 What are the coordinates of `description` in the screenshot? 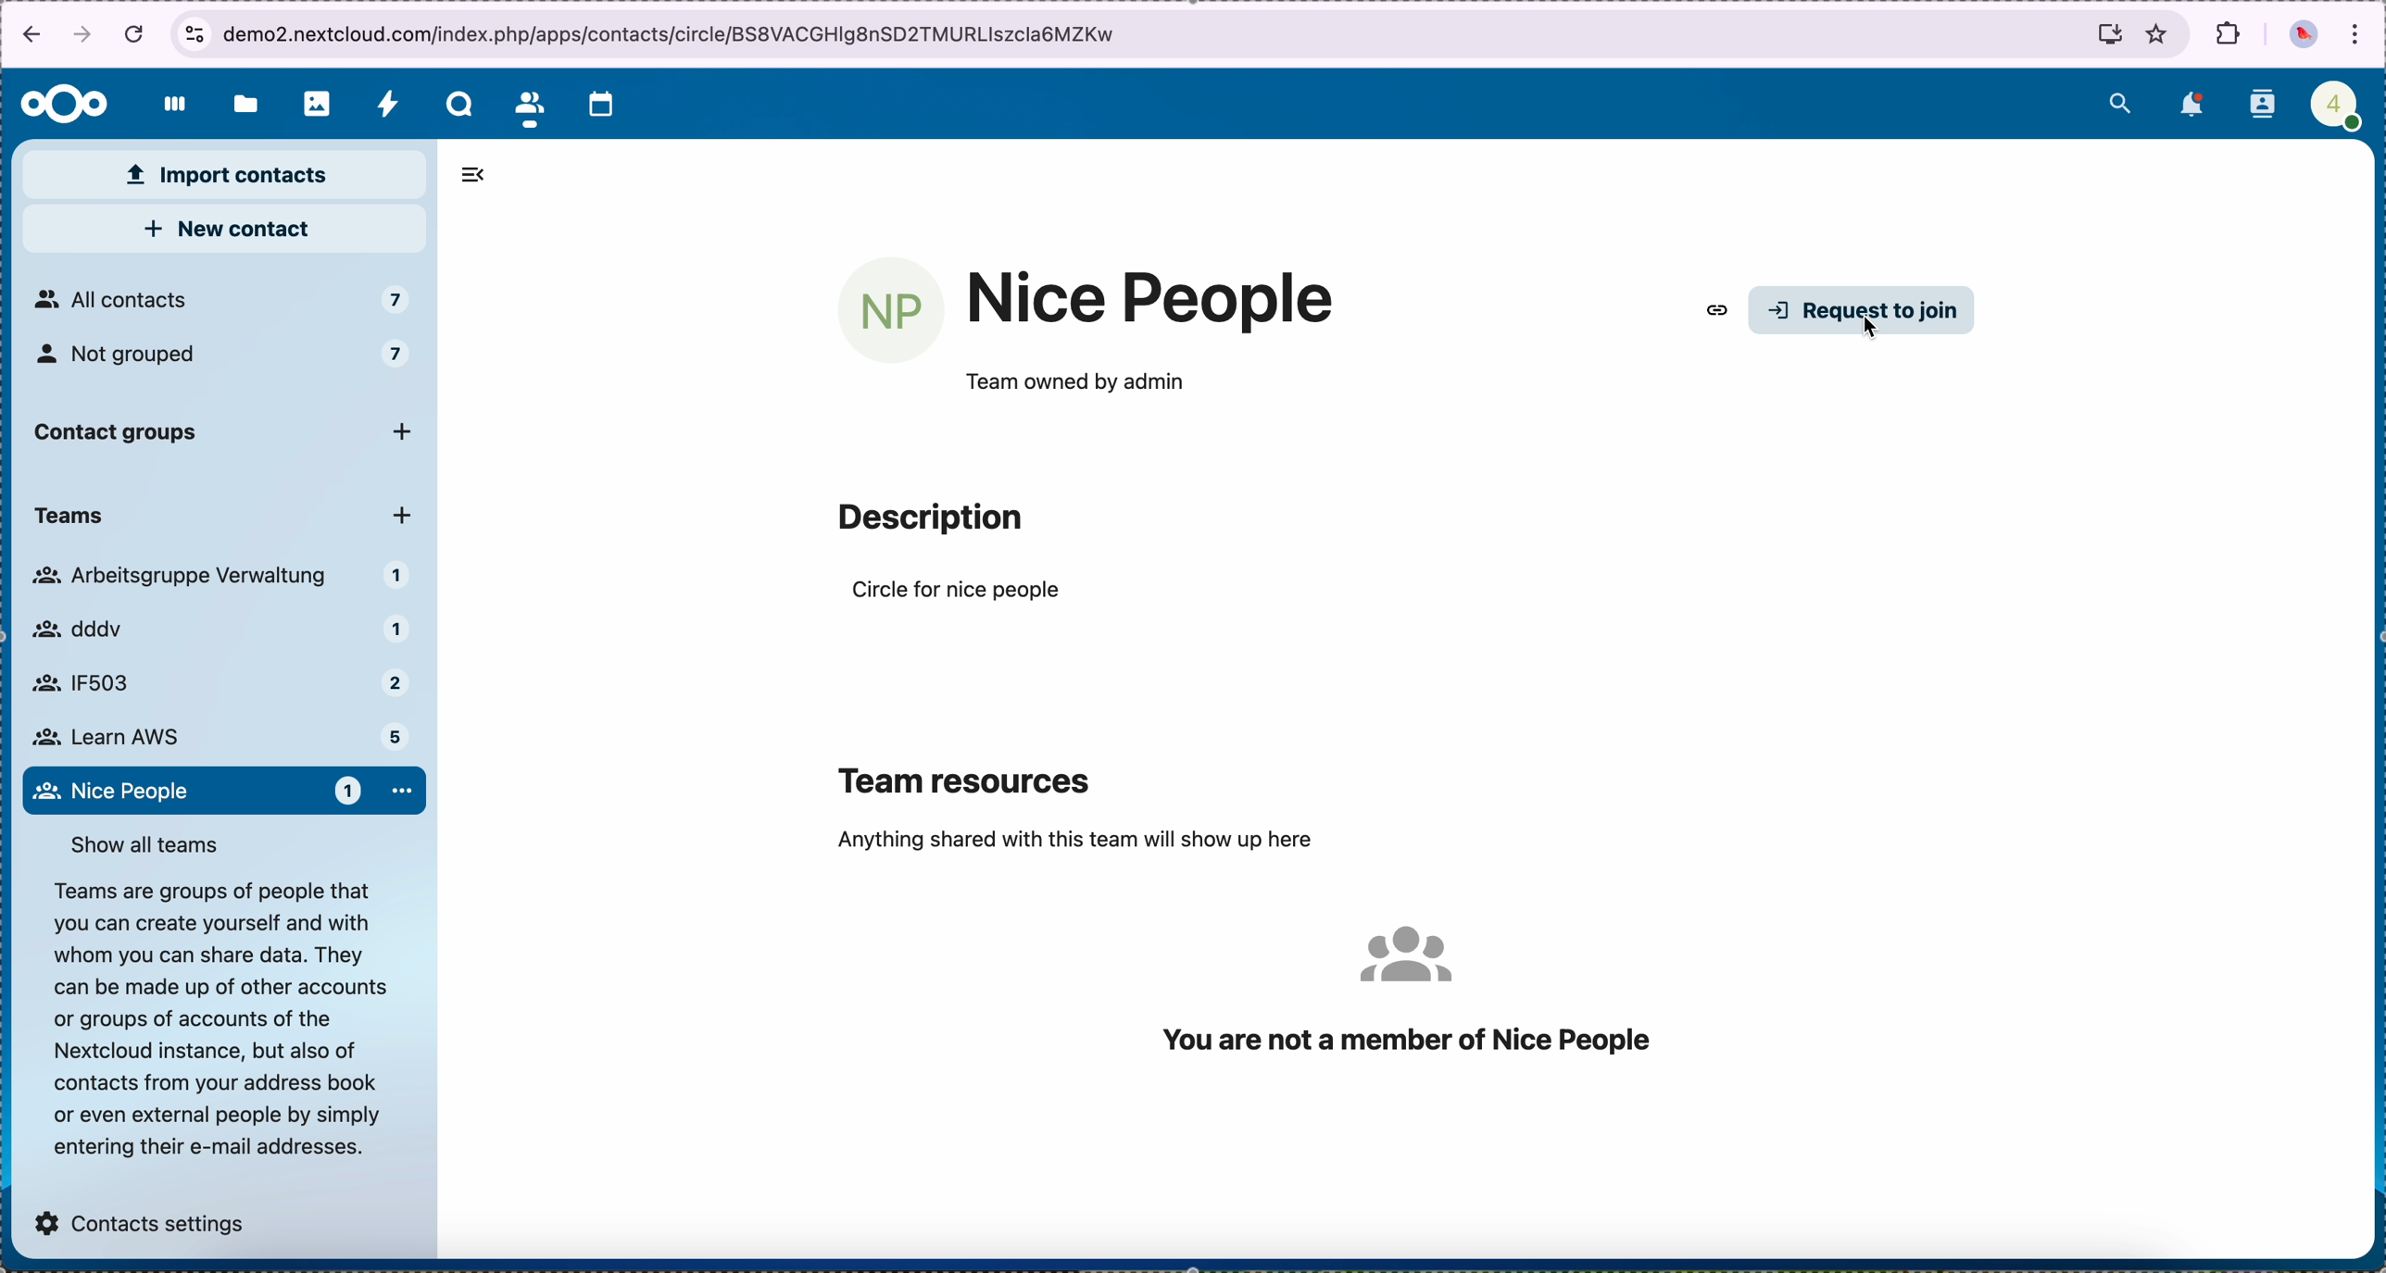 It's located at (215, 1017).